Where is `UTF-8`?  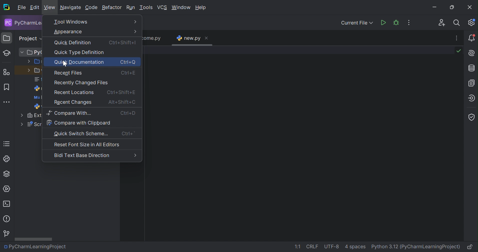 UTF-8 is located at coordinates (333, 246).